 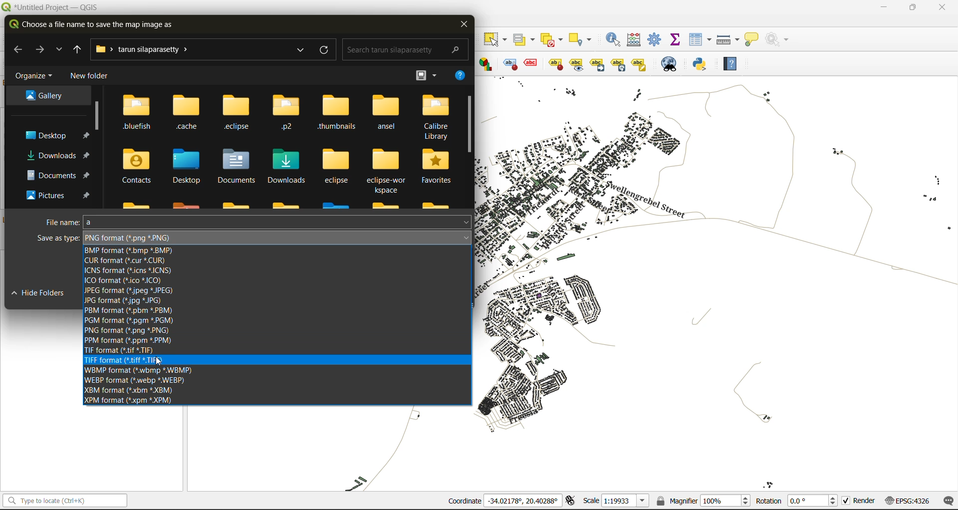 What do you see at coordinates (569, 501) in the screenshot?
I see `toggle extents` at bounding box center [569, 501].